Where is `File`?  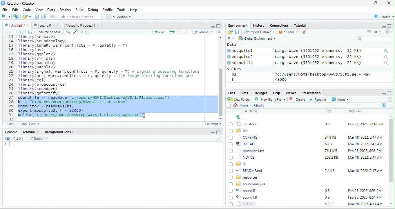 File is located at coordinates (5, 10).